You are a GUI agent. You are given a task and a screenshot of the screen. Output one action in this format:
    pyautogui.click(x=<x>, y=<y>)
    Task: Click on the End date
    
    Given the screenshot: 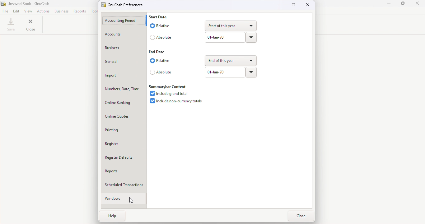 What is the action you would take?
    pyautogui.click(x=159, y=52)
    